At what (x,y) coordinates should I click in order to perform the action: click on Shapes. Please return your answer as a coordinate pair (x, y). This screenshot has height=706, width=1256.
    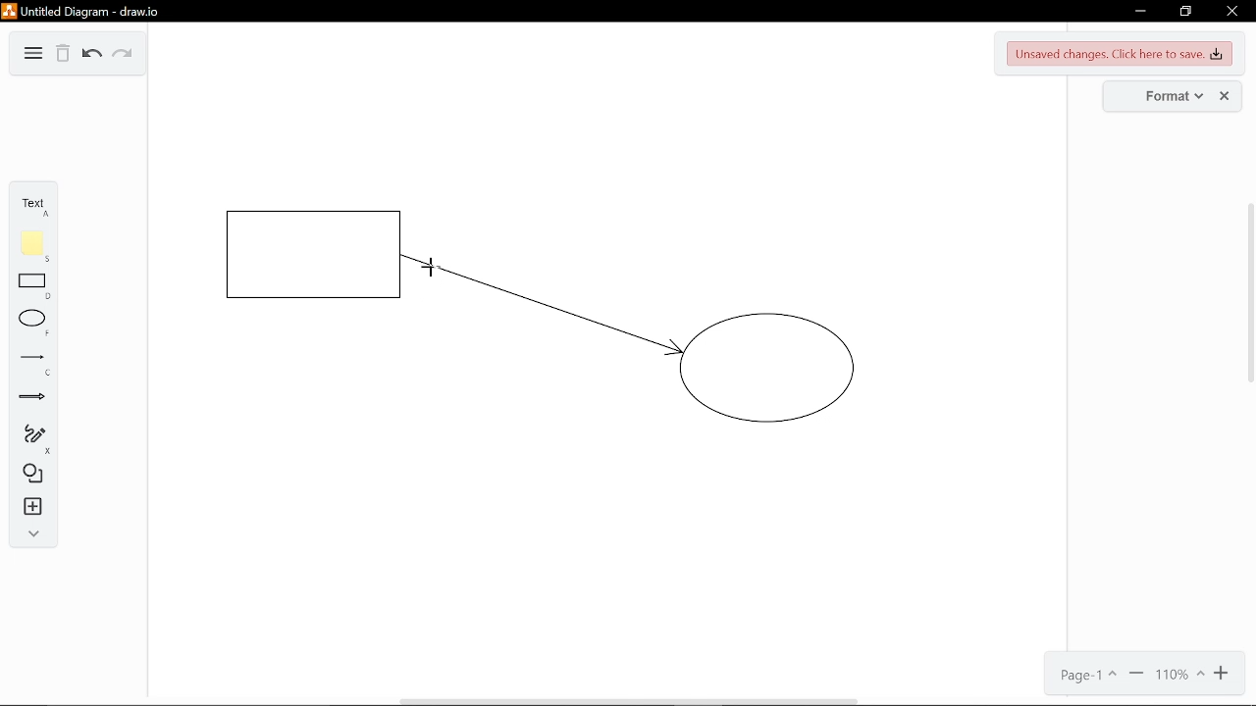
    Looking at the image, I should click on (32, 477).